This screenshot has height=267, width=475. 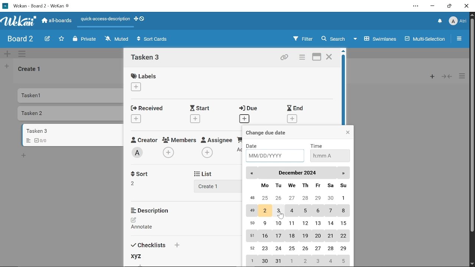 I want to click on Minimize, so click(x=433, y=6).